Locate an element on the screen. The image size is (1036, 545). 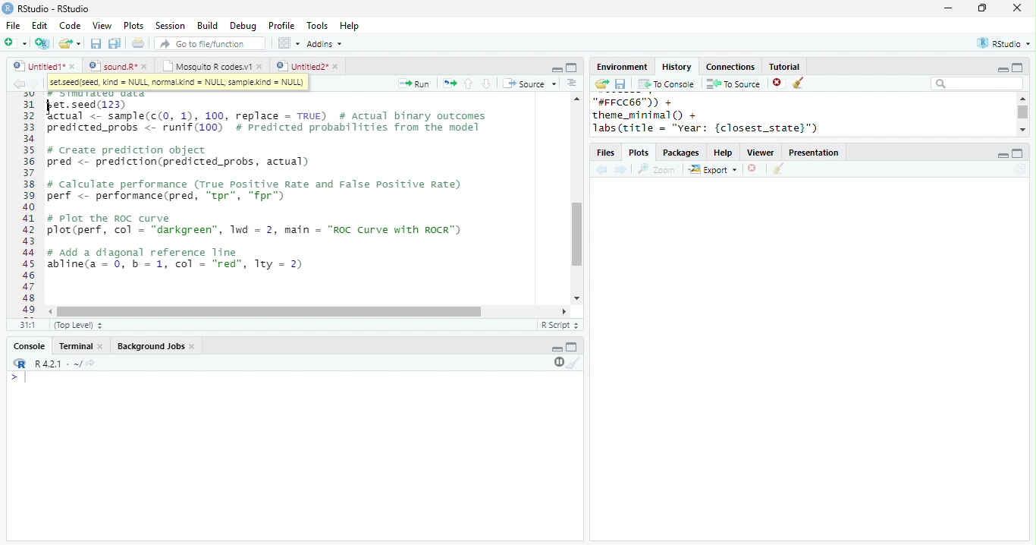
RStudio-RStudio is located at coordinates (57, 9).